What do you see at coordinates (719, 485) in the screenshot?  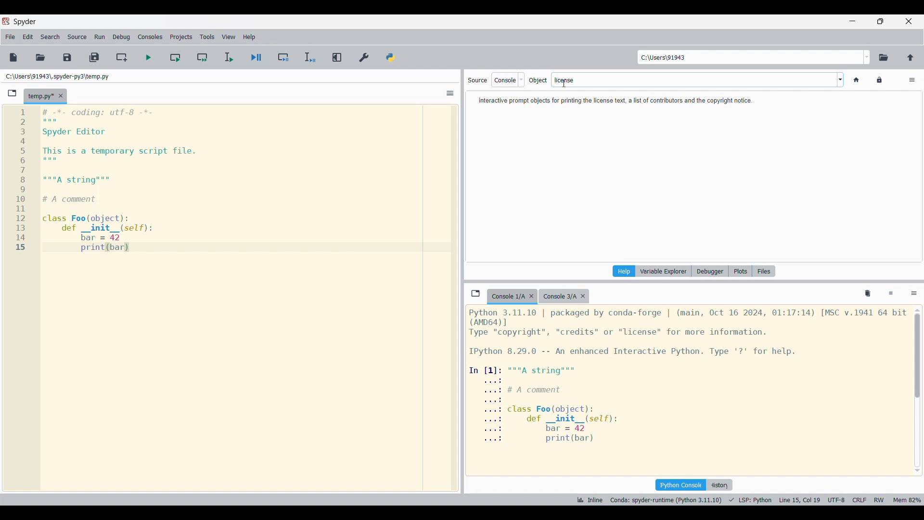 I see `History` at bounding box center [719, 485].